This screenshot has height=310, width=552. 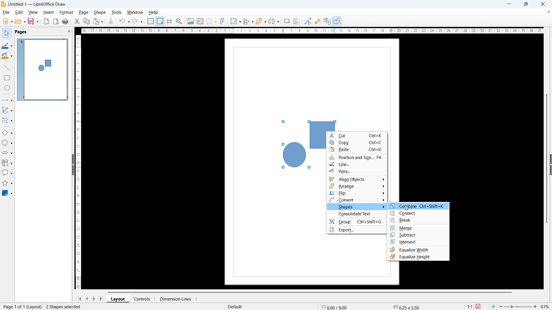 What do you see at coordinates (87, 21) in the screenshot?
I see `copy` at bounding box center [87, 21].